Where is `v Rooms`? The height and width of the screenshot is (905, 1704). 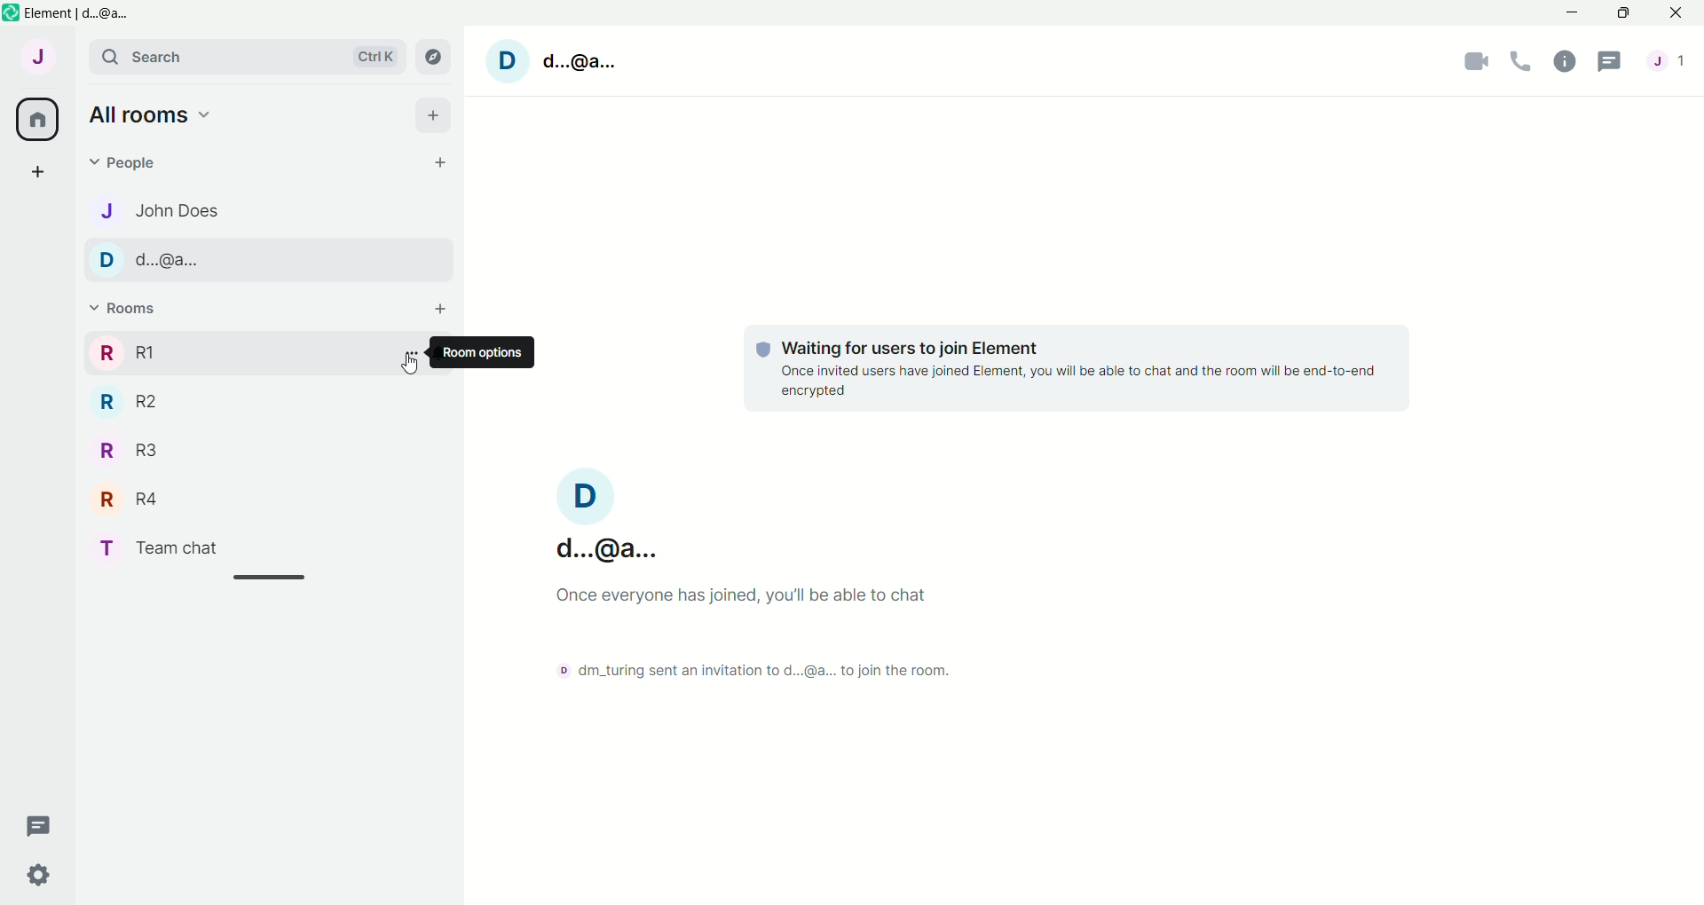 v Rooms is located at coordinates (146, 311).